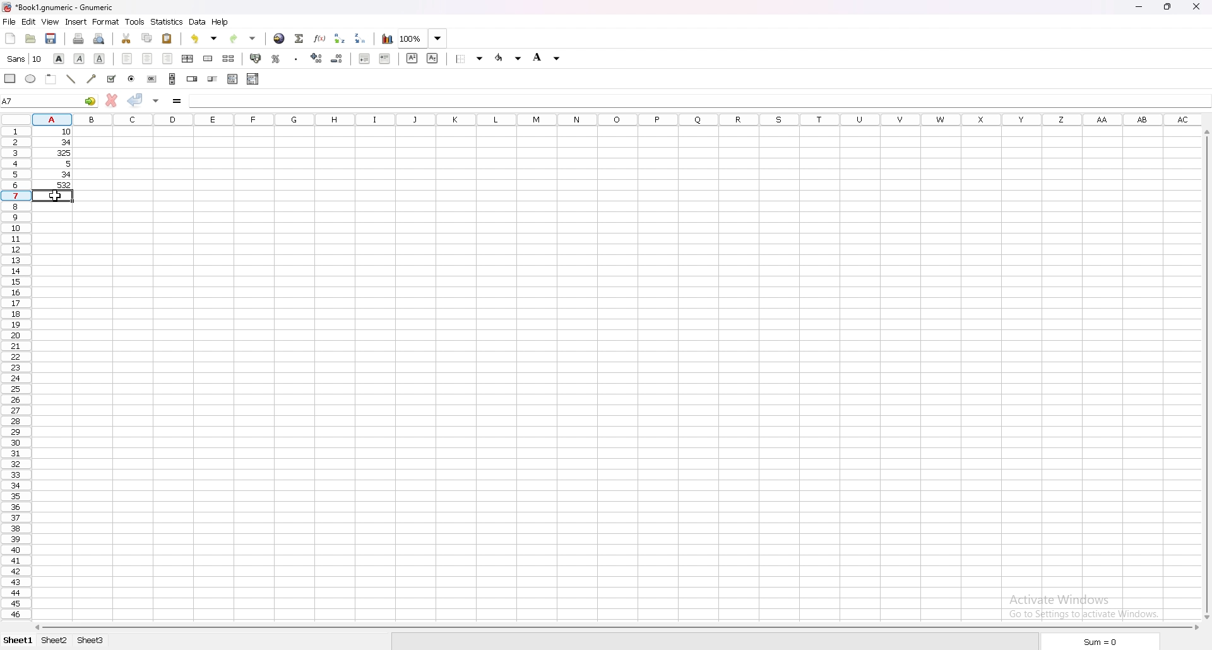  I want to click on right align, so click(167, 57).